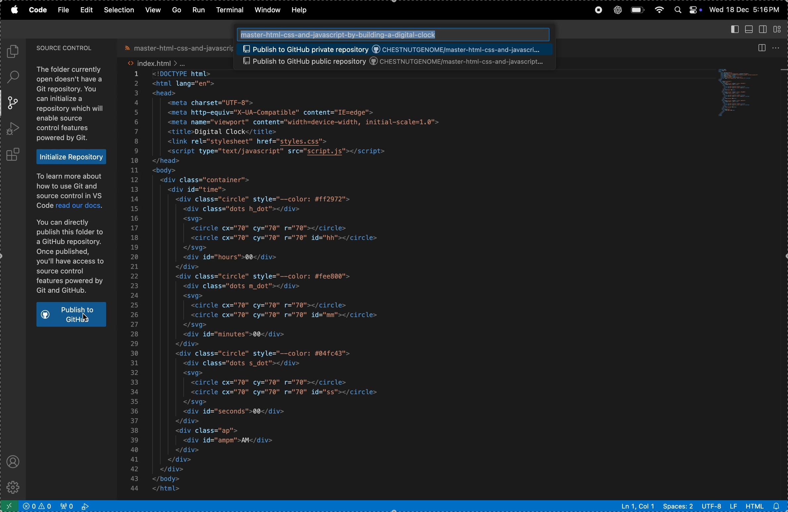 Image resolution: width=788 pixels, height=512 pixels. I want to click on file, so click(65, 10).